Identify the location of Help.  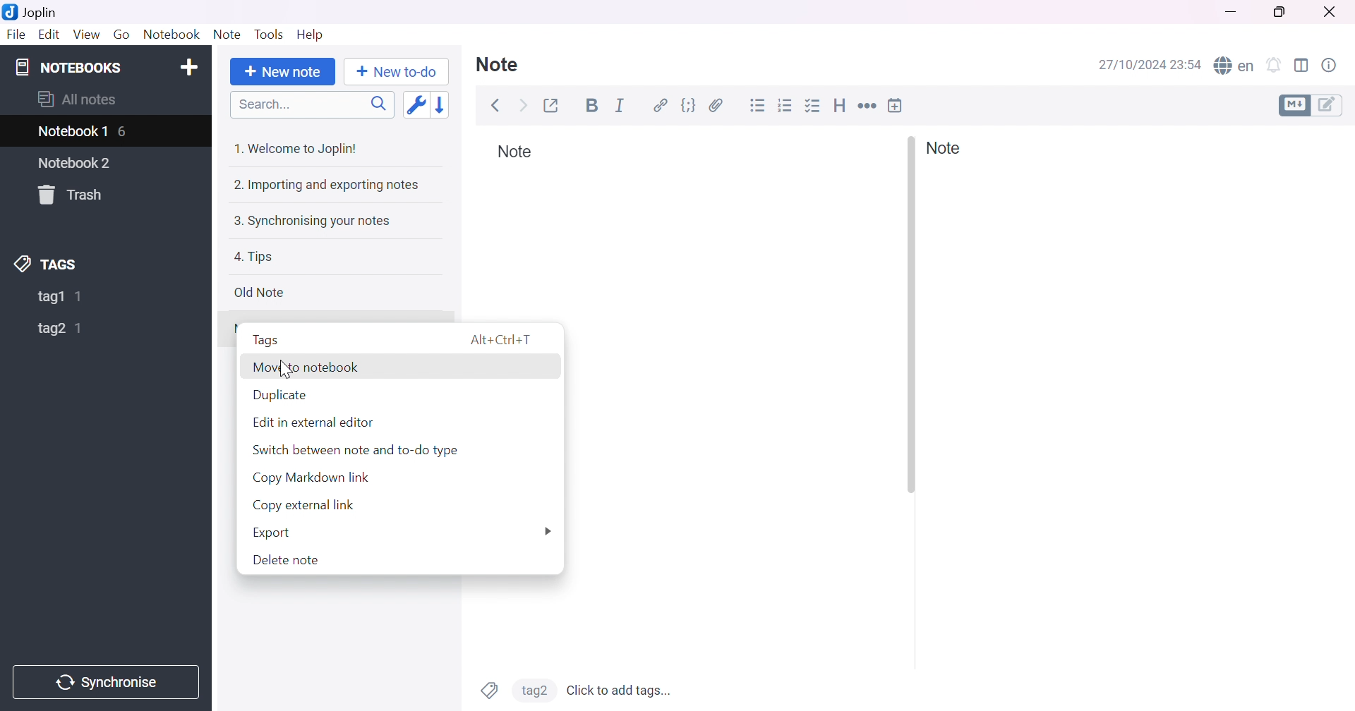
(311, 36).